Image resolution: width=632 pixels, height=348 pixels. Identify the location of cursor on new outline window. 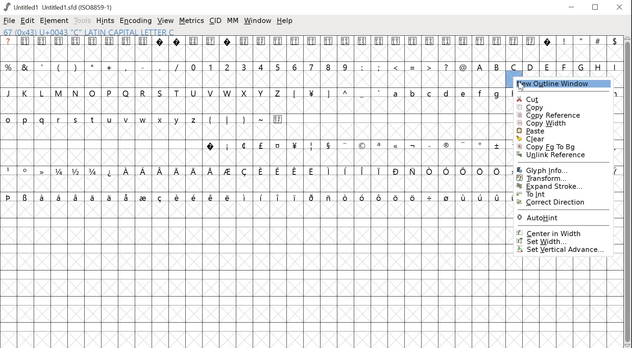
(521, 85).